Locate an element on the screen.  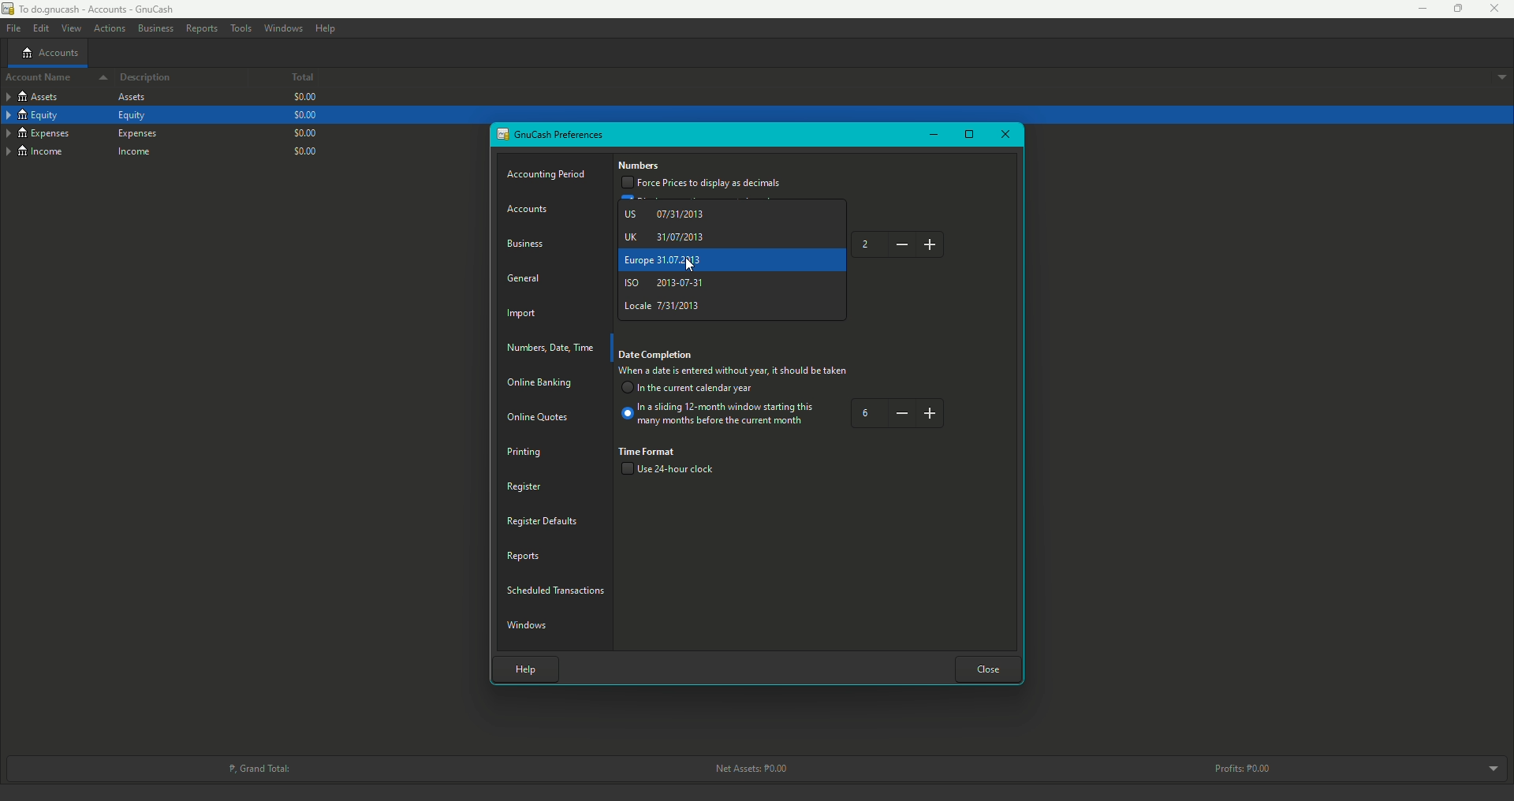
Numbers is located at coordinates (640, 166).